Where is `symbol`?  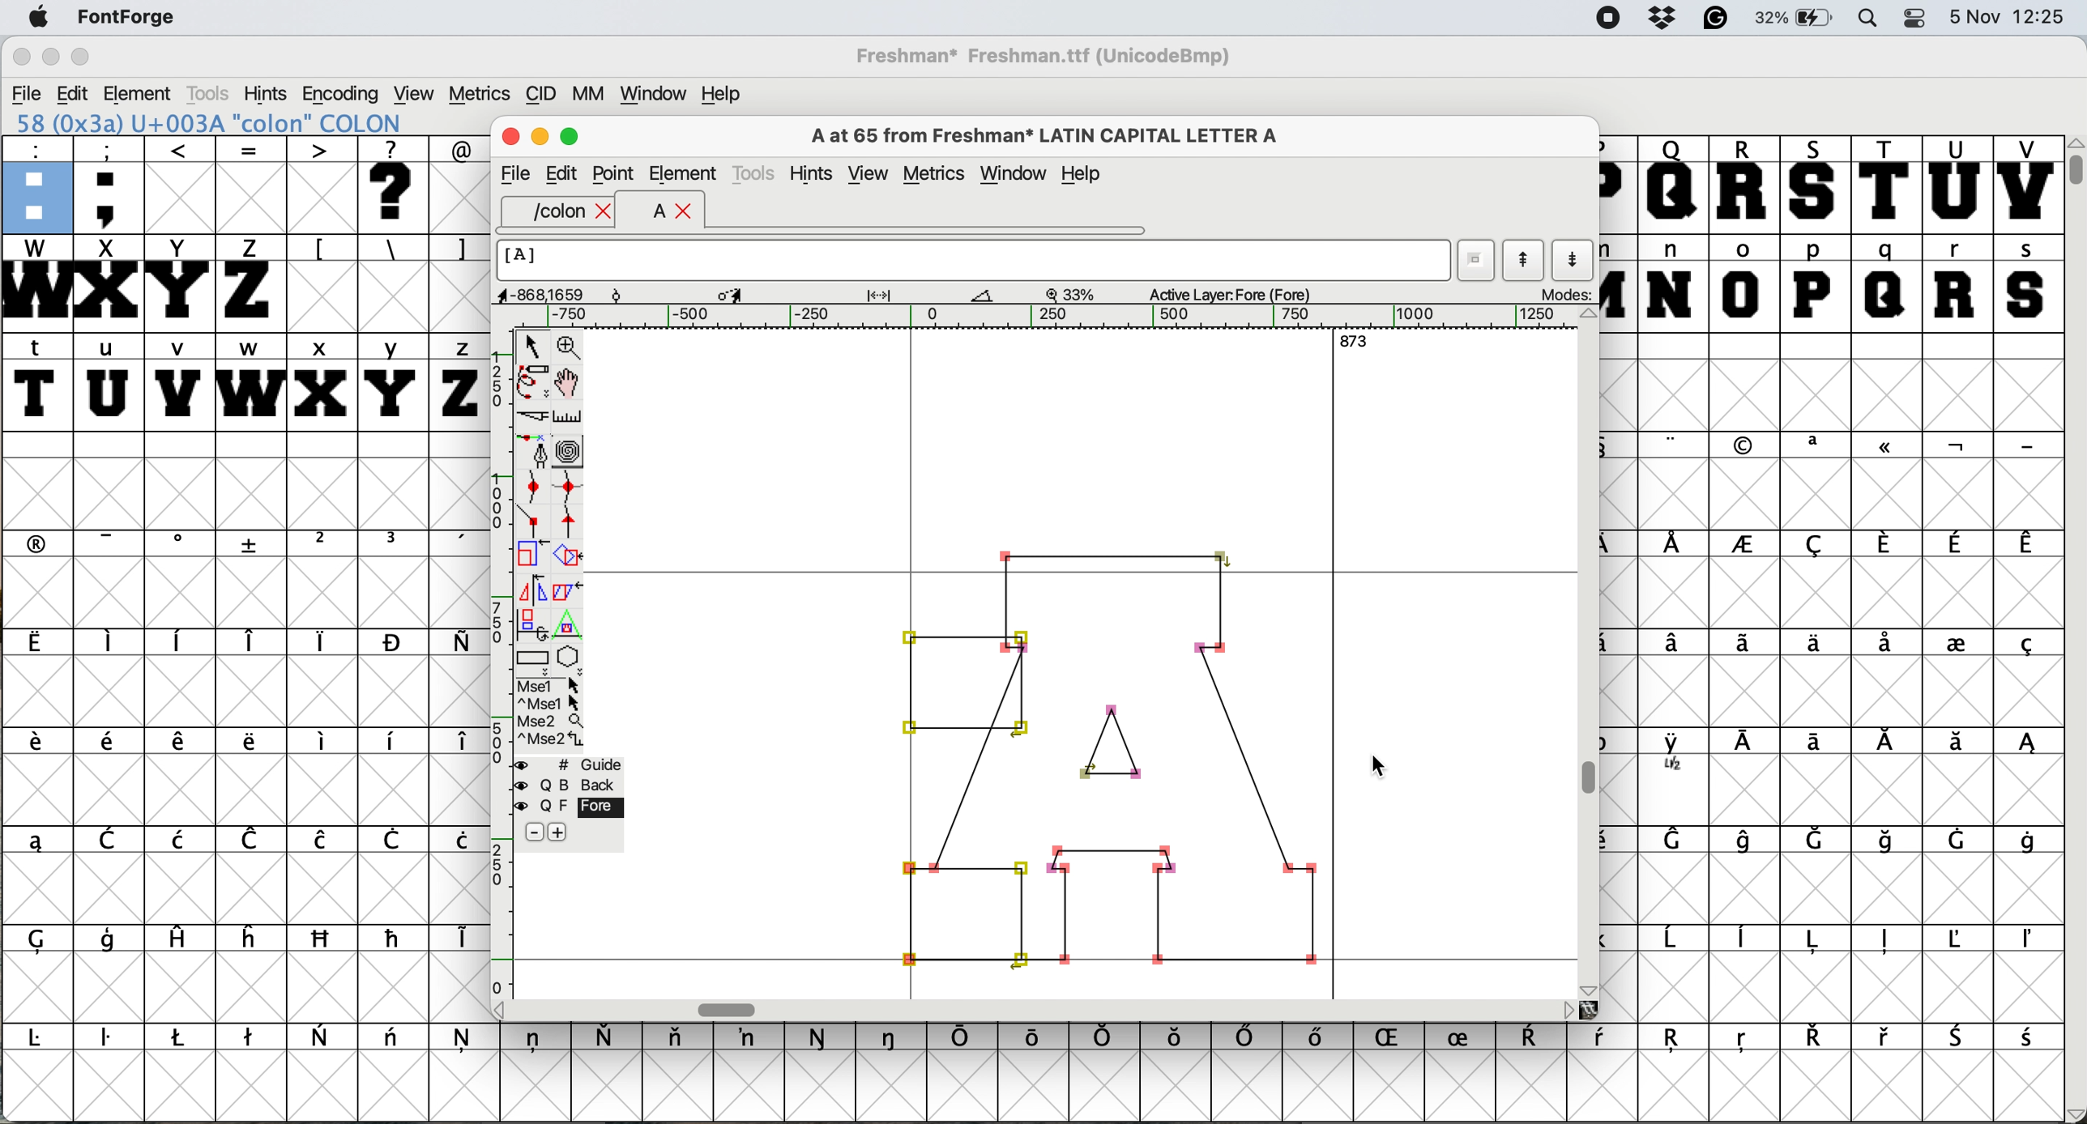
symbol is located at coordinates (1885, 940).